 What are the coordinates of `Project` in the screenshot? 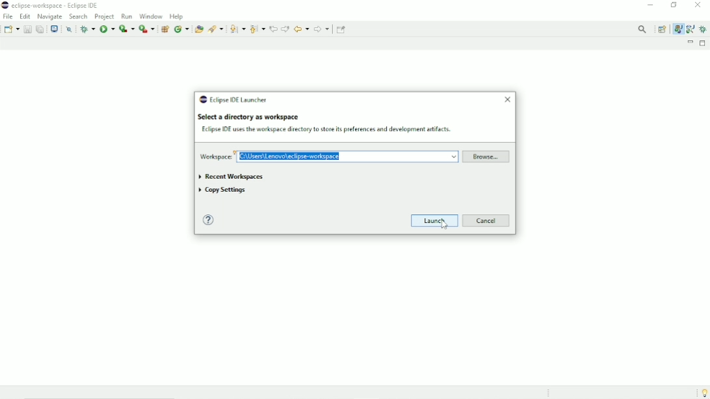 It's located at (105, 17).